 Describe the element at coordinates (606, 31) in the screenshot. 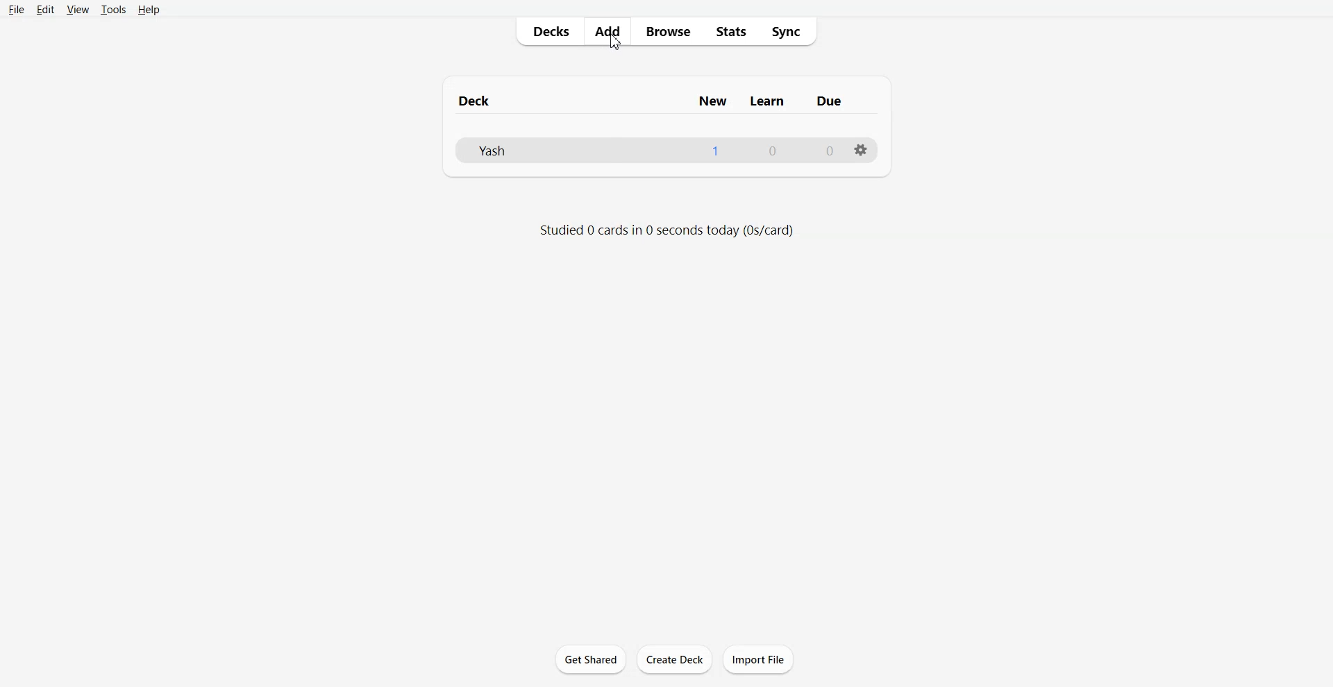

I see `Add` at that location.